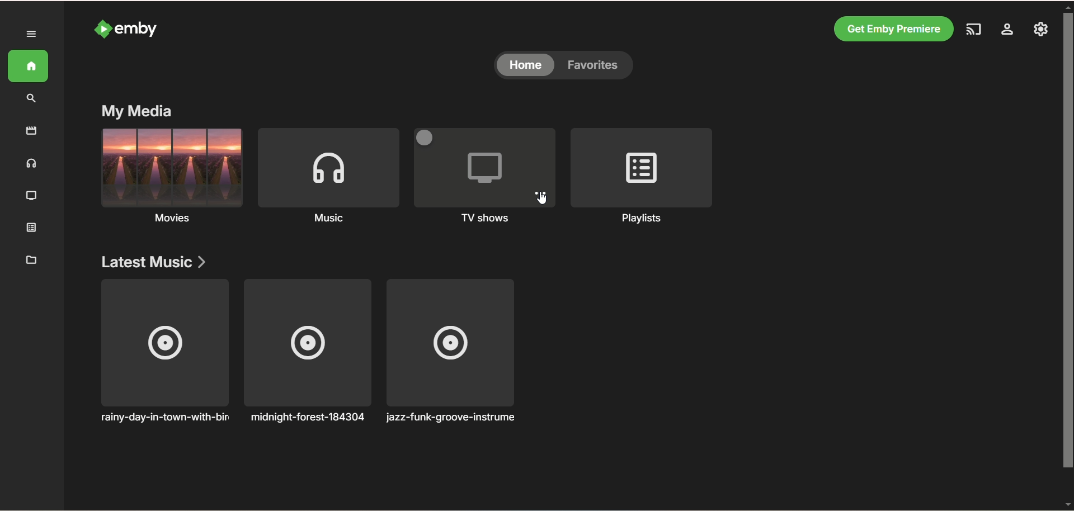  What do you see at coordinates (451, 352) in the screenshot?
I see `music album` at bounding box center [451, 352].